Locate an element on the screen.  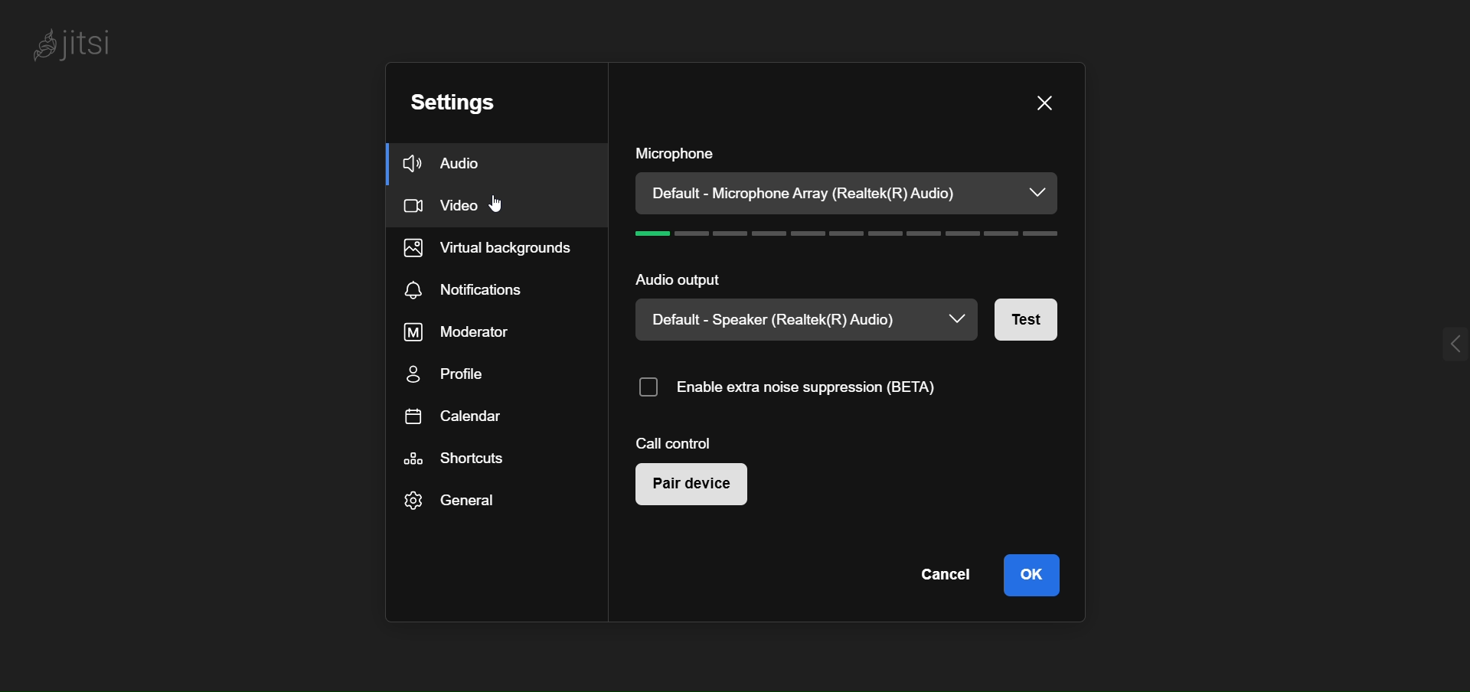
virtual background is located at coordinates (499, 246).